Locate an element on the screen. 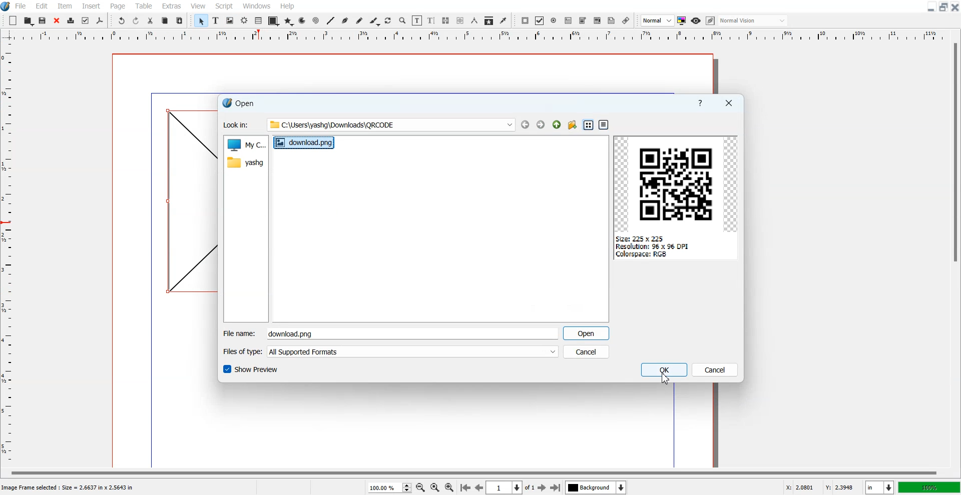 The height and width of the screenshot is (495, 961). Table is located at coordinates (258, 21).